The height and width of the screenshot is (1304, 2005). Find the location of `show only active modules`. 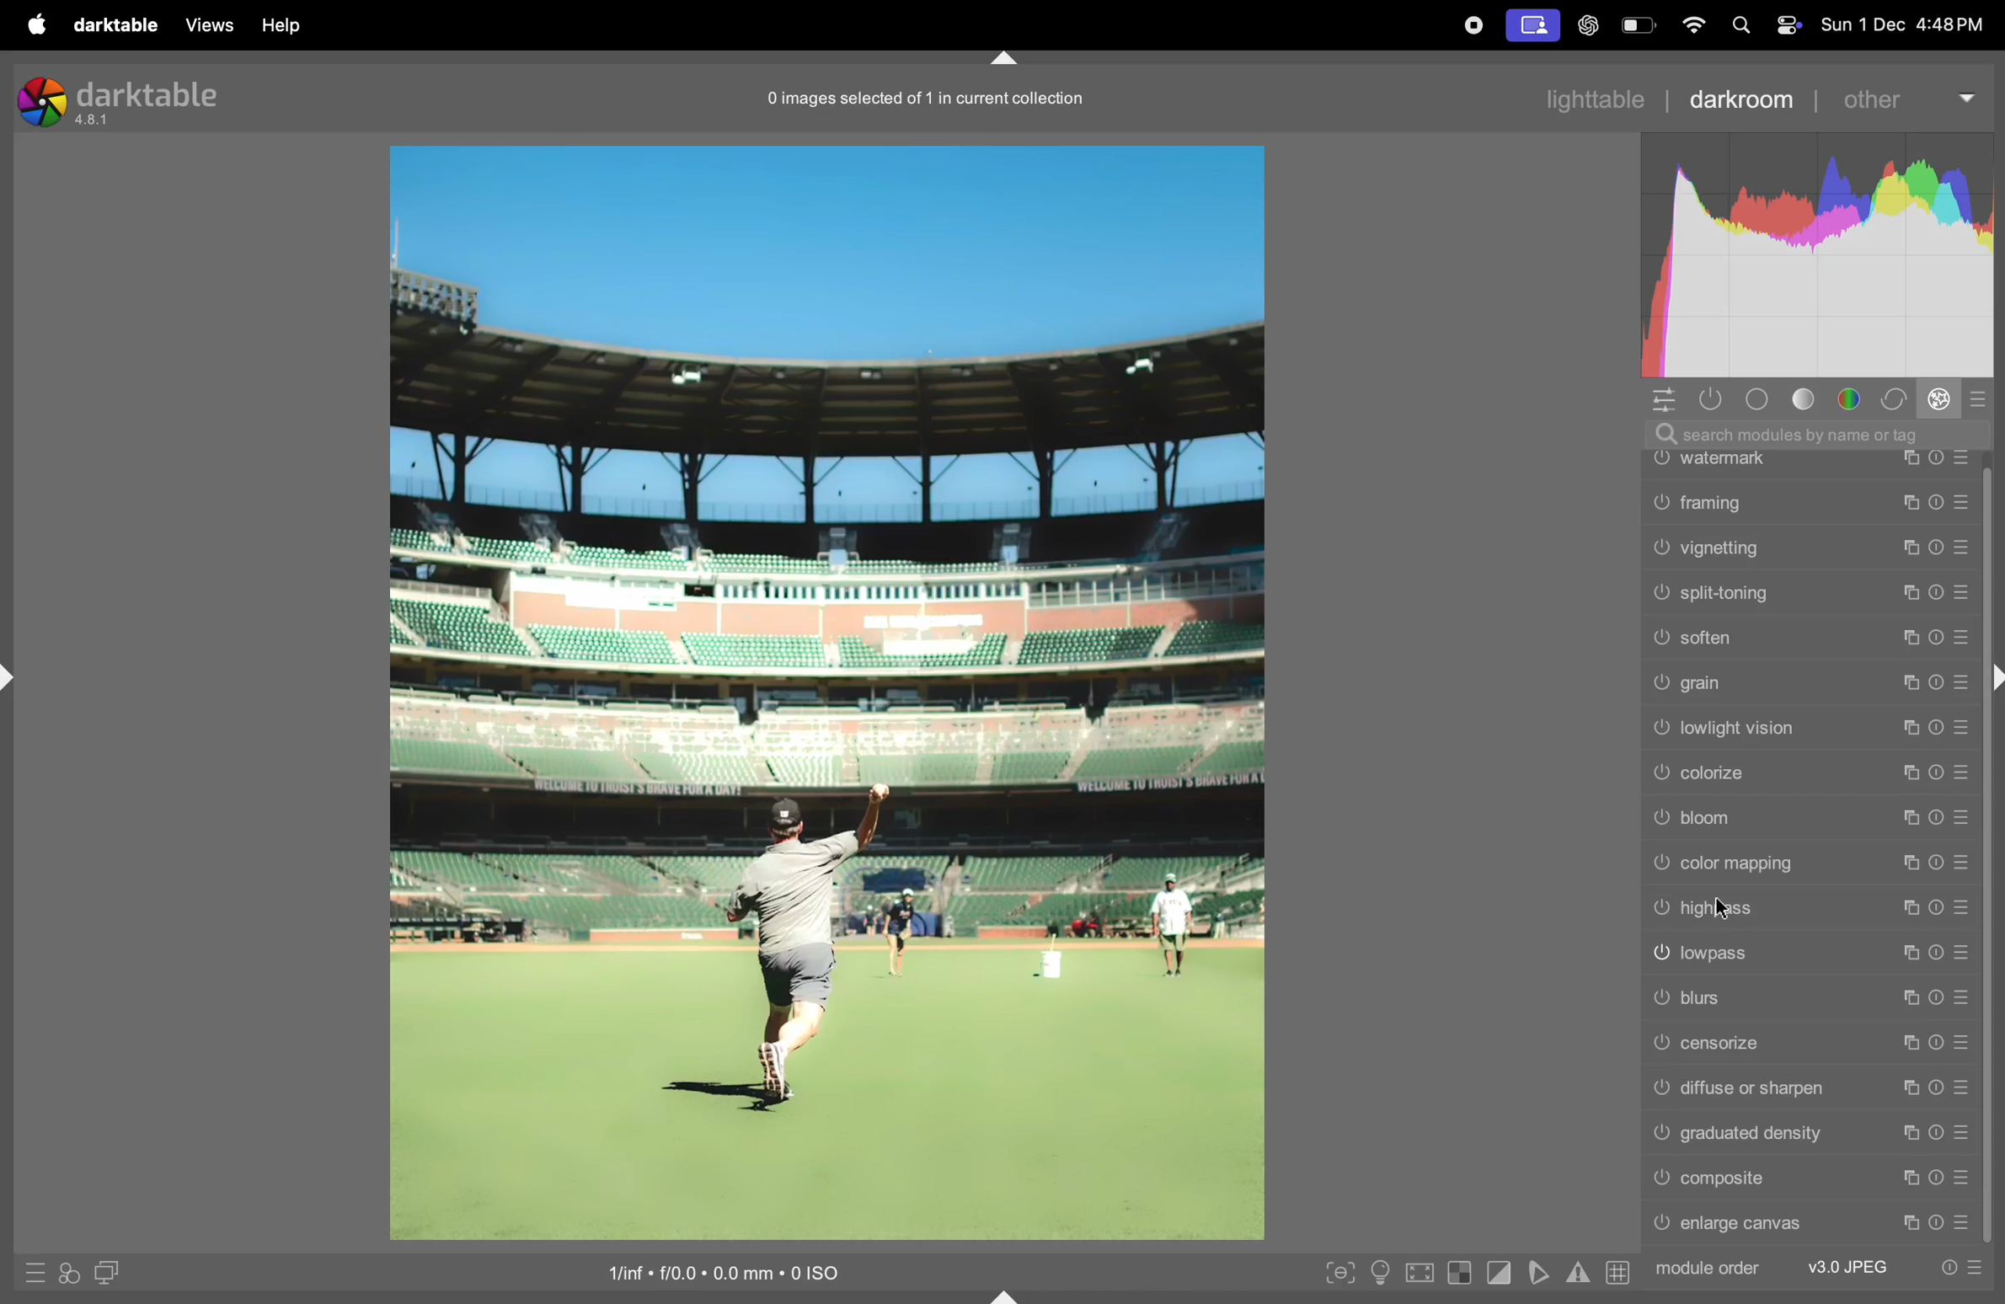

show only active modules is located at coordinates (1712, 398).